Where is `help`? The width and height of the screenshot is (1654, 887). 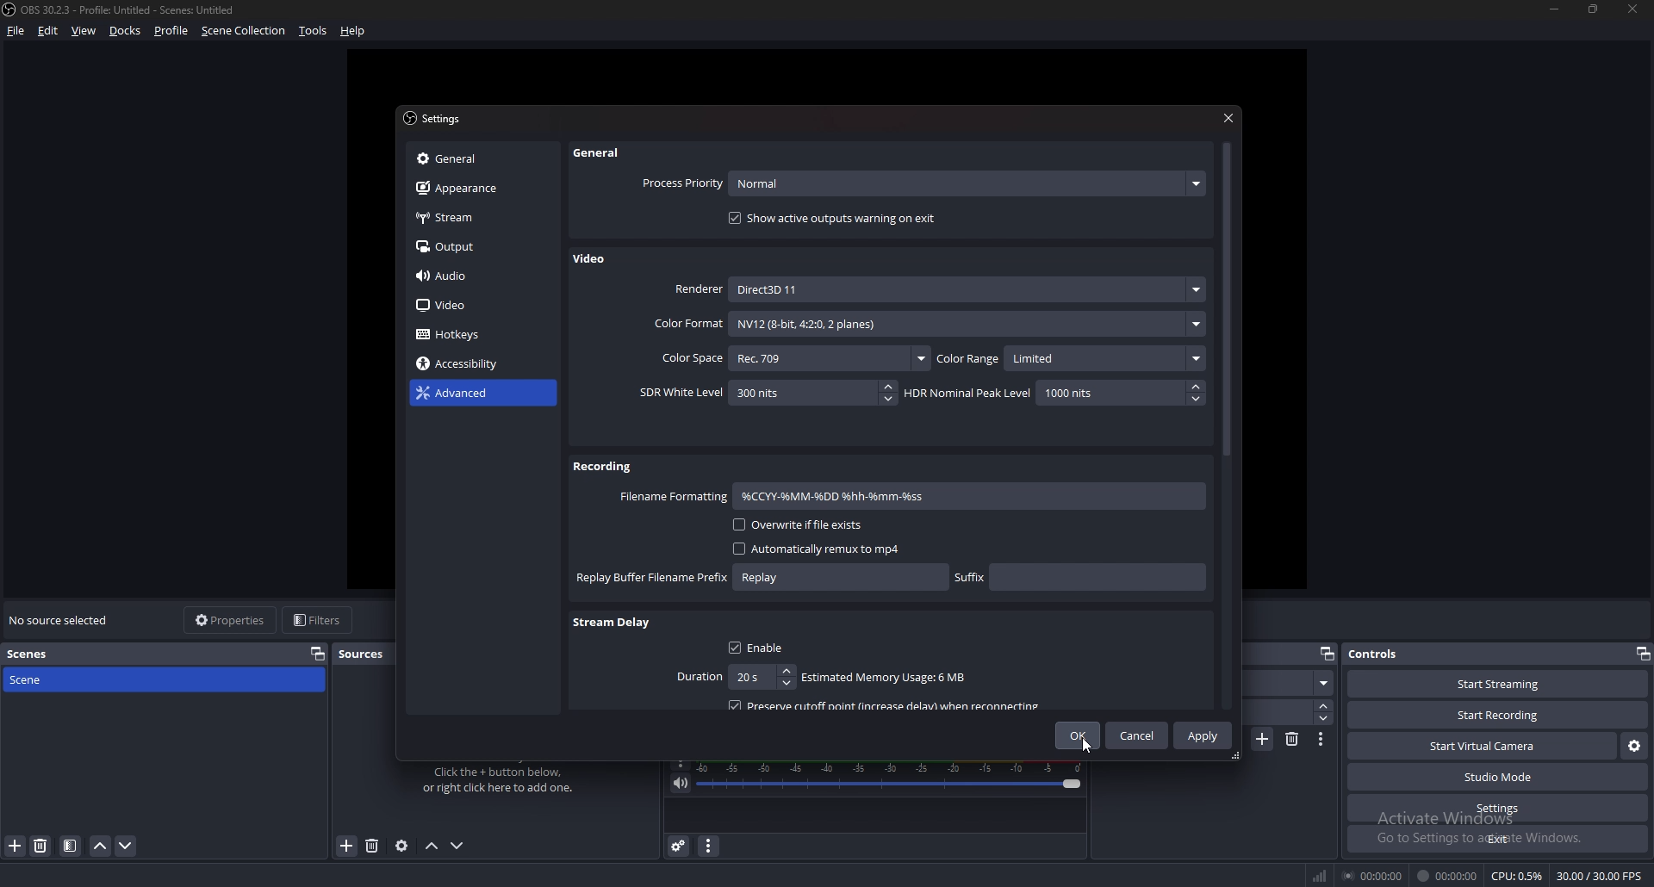
help is located at coordinates (353, 31).